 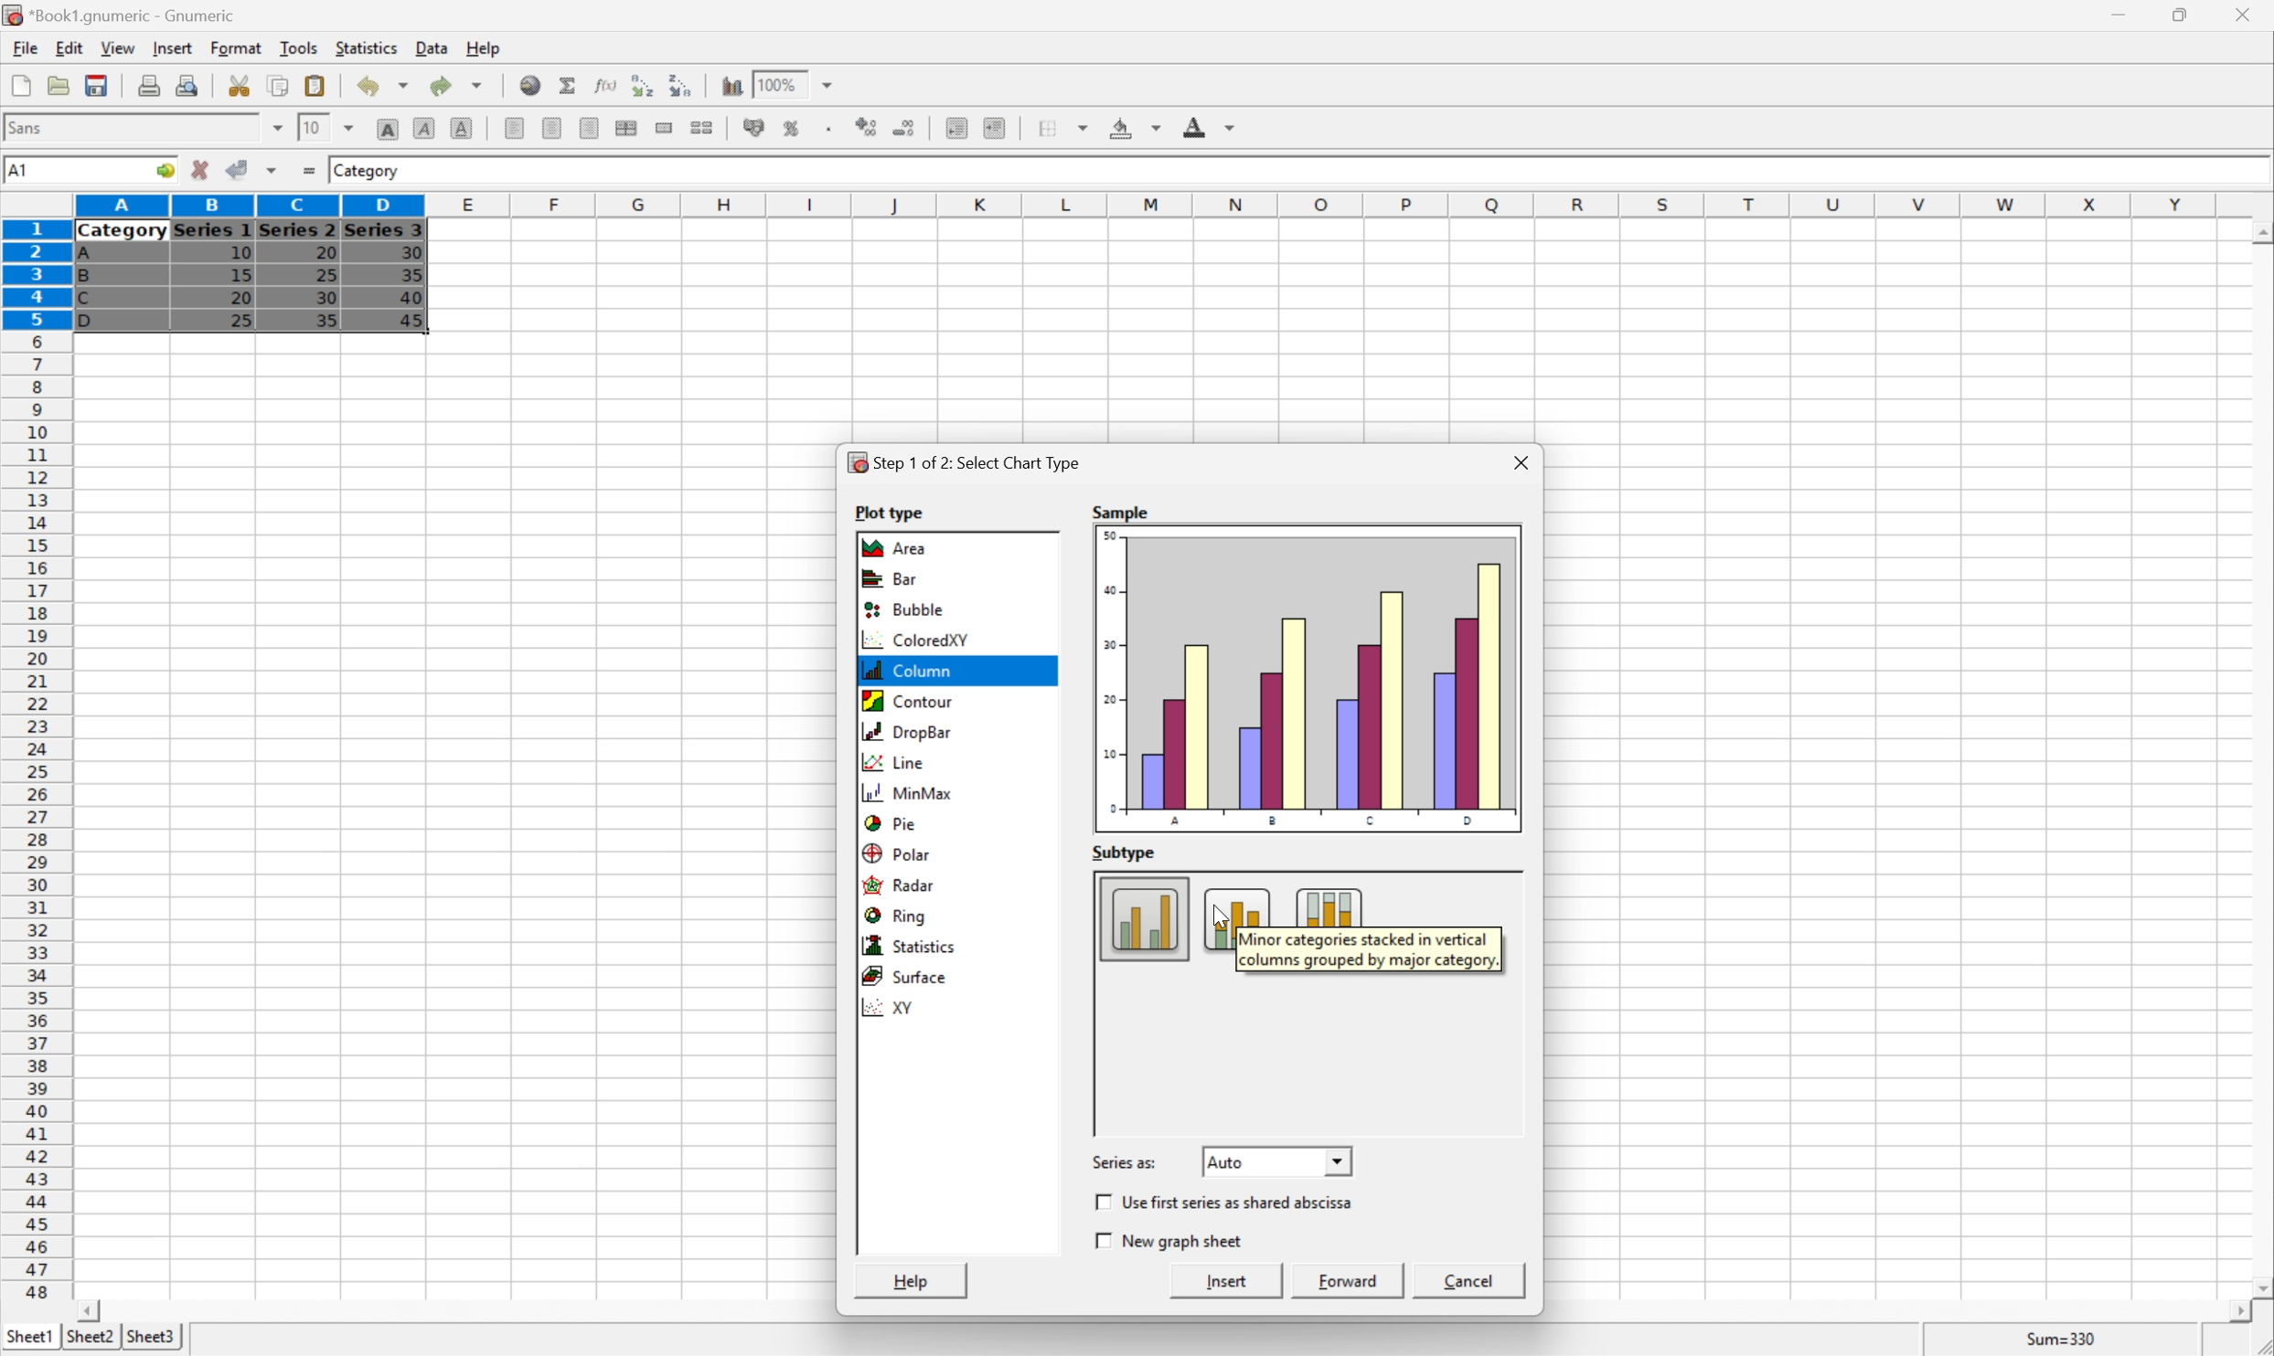 I want to click on Scroll Left, so click(x=91, y=1311).